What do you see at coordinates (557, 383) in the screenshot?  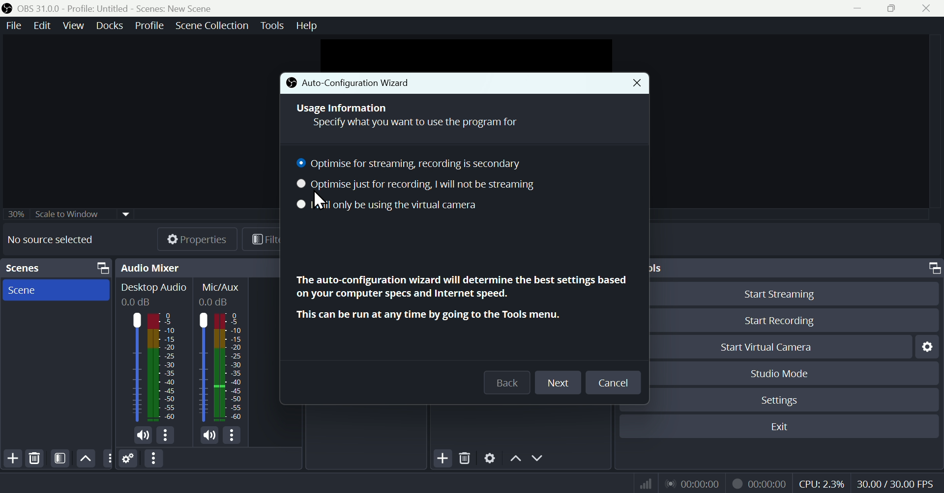 I see `Next` at bounding box center [557, 383].